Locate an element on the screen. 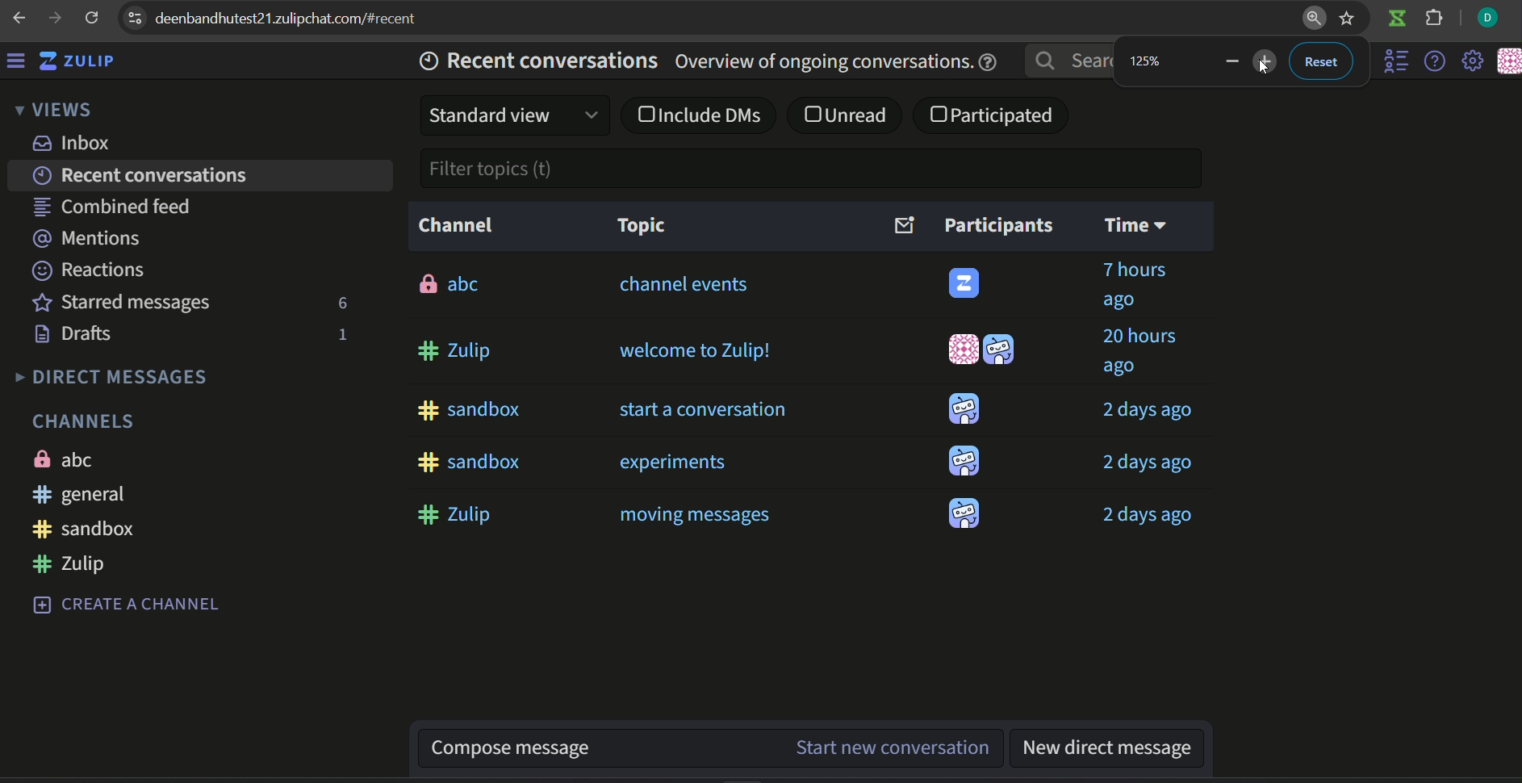  text is located at coordinates (456, 224).